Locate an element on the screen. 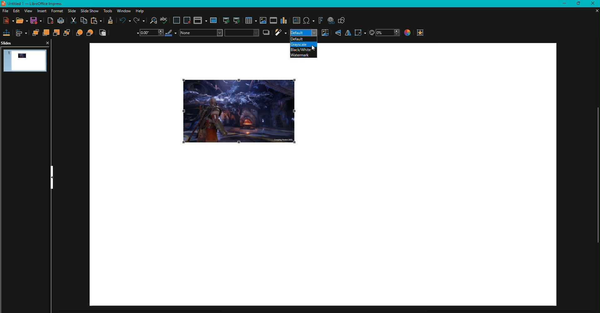  Save is located at coordinates (37, 21).